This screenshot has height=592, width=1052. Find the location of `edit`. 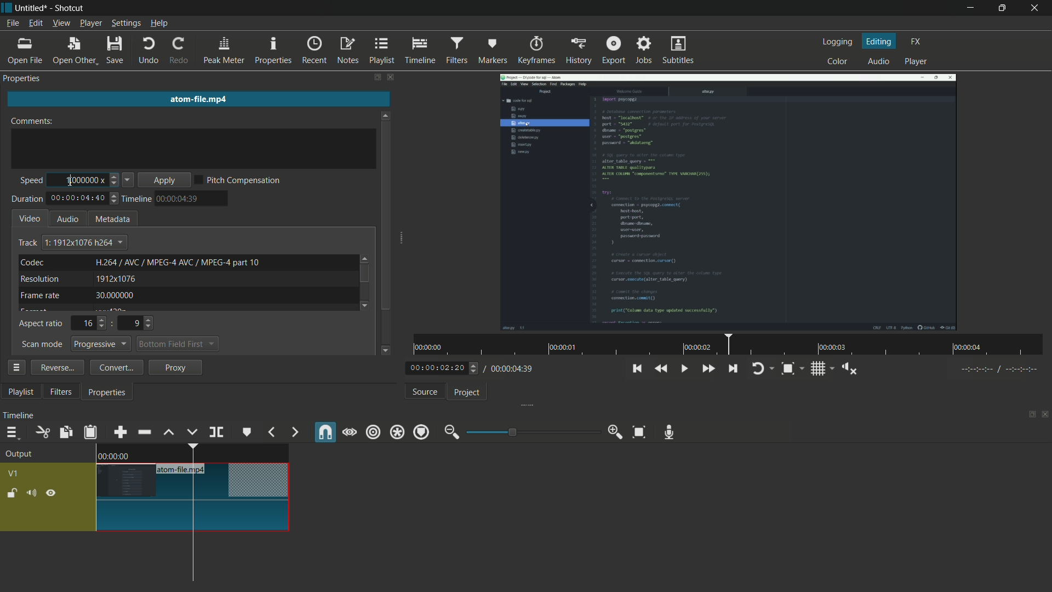

edit is located at coordinates (35, 24).